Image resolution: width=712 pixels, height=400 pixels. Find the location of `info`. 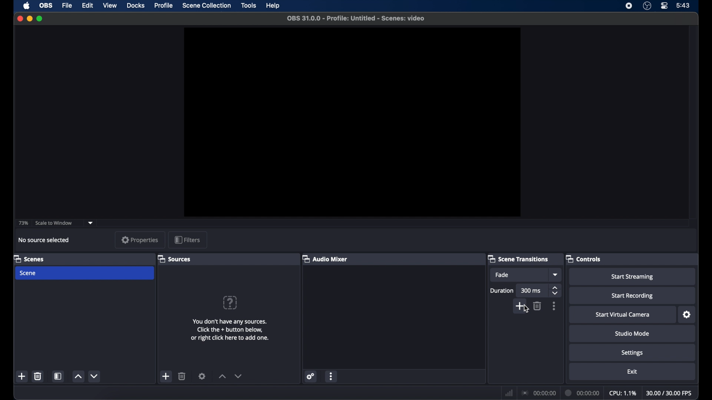

info is located at coordinates (231, 330).